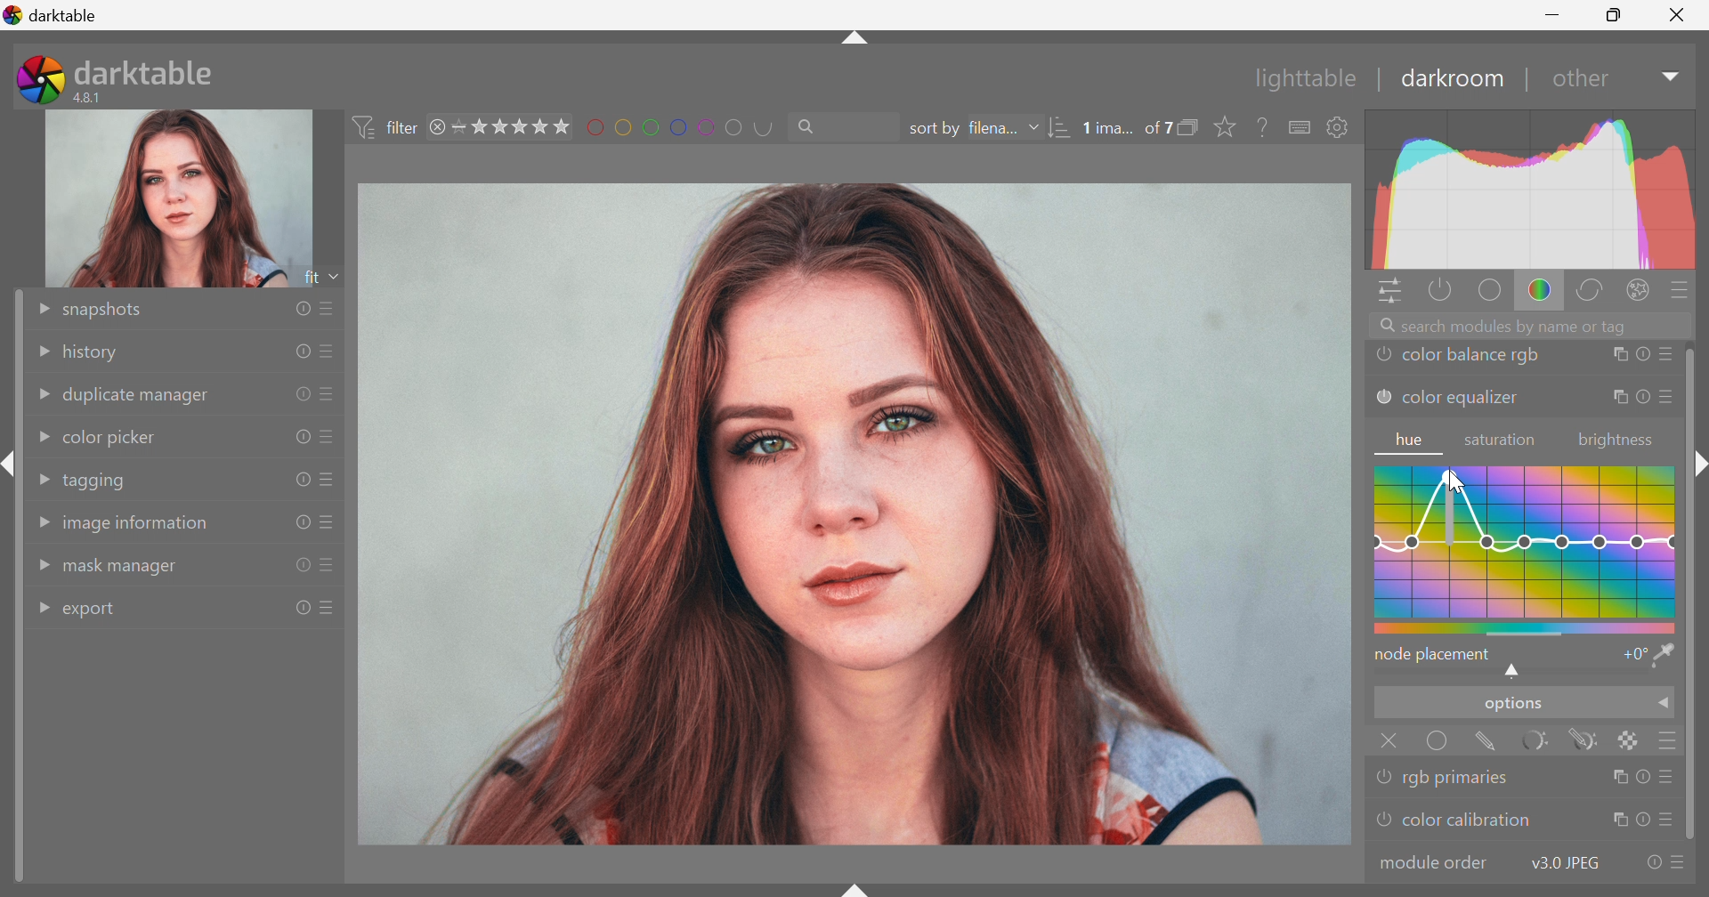 The image size is (1709, 897). I want to click on reset, so click(304, 310).